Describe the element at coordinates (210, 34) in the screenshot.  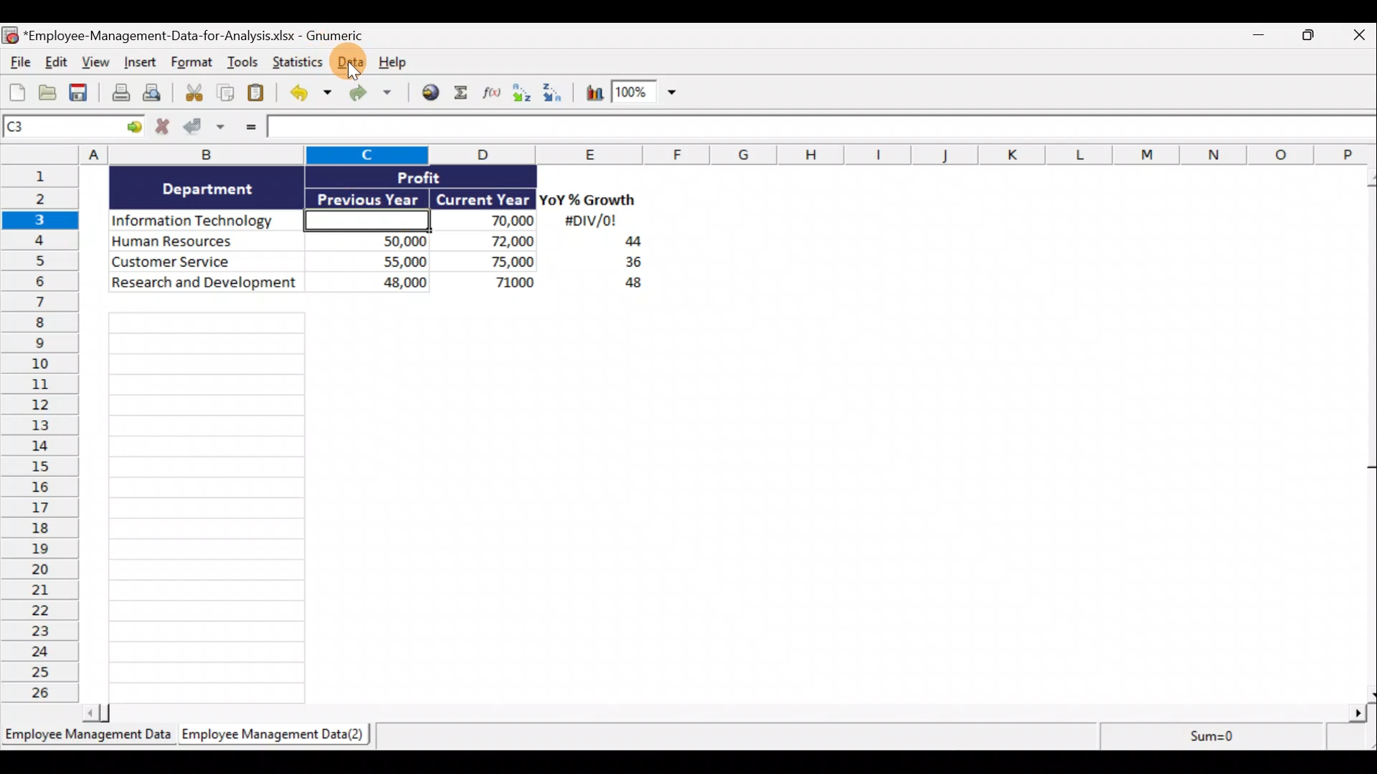
I see `*Employee-Management-Data-for-Analysis.xlsx - Gnumeric` at that location.